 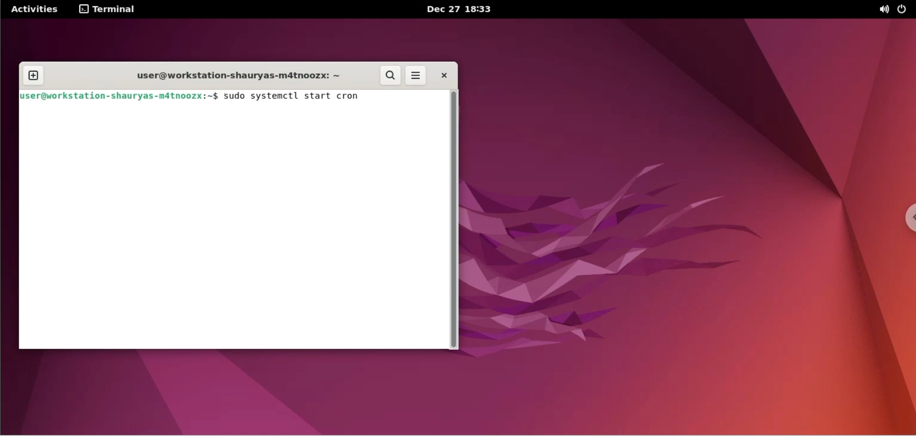 What do you see at coordinates (34, 10) in the screenshot?
I see `Activities` at bounding box center [34, 10].